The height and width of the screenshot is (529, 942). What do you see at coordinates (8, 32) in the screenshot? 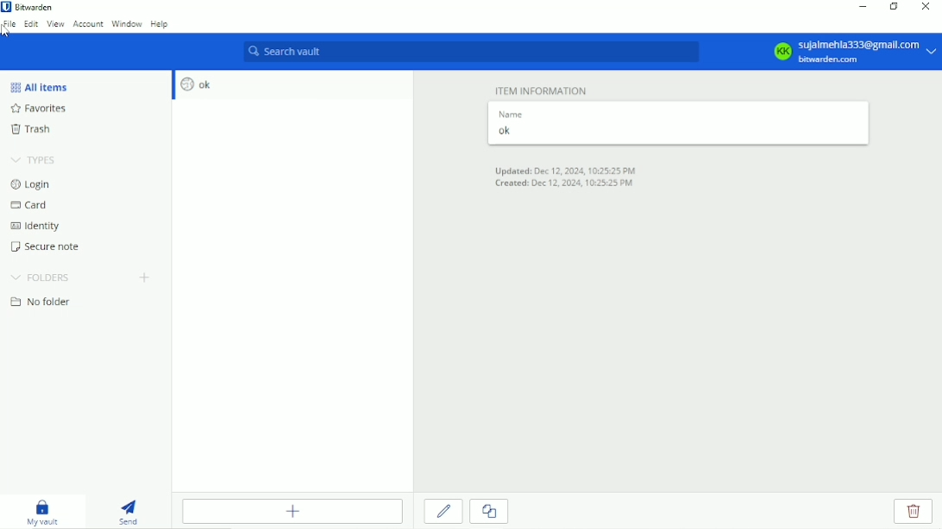
I see `Cursor` at bounding box center [8, 32].